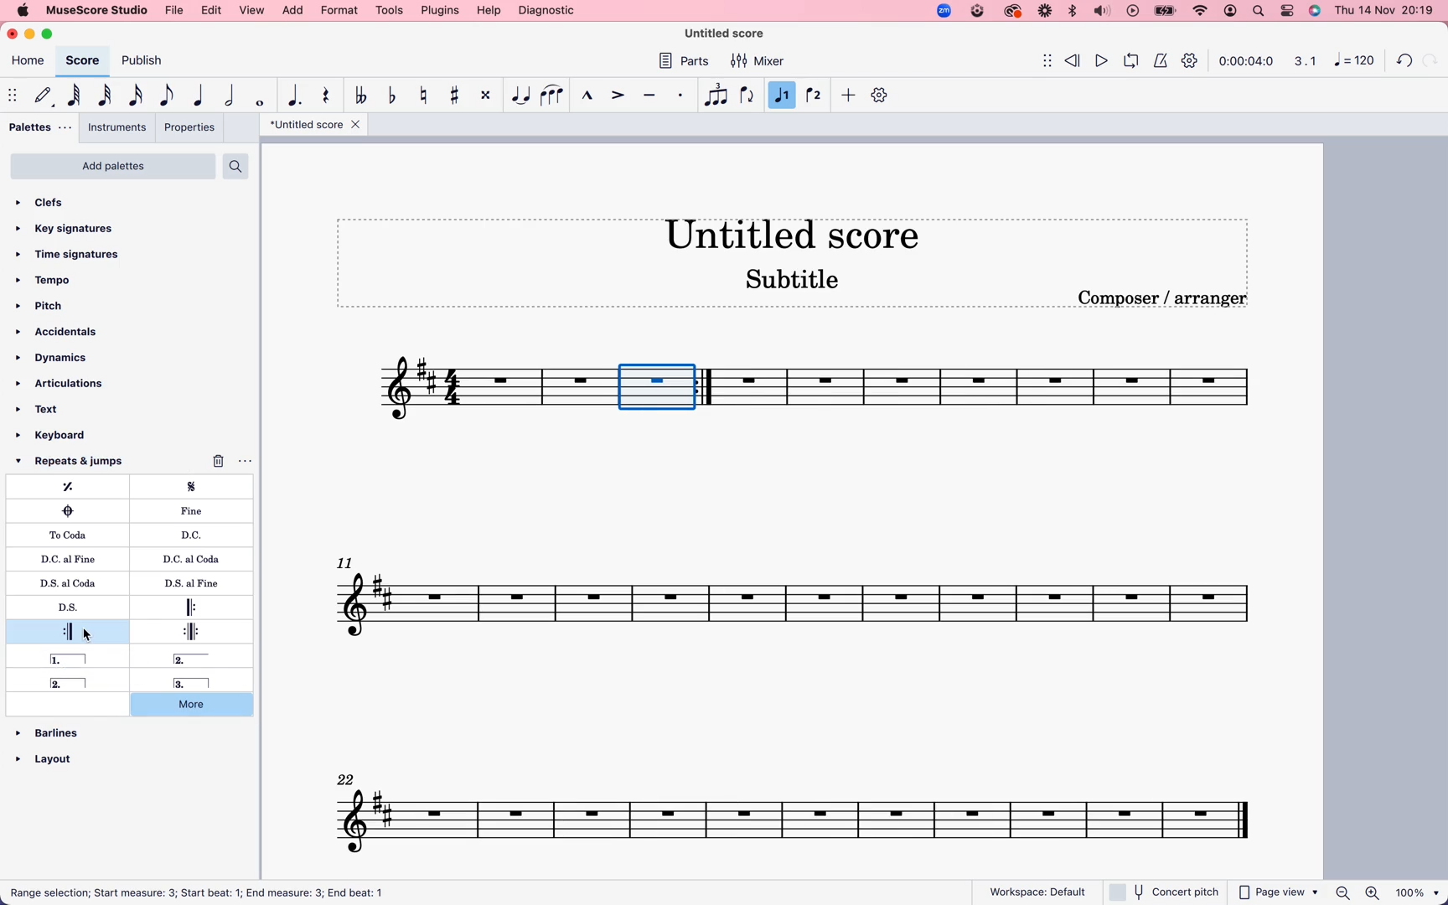  I want to click on right end repeat sign, so click(69, 630).